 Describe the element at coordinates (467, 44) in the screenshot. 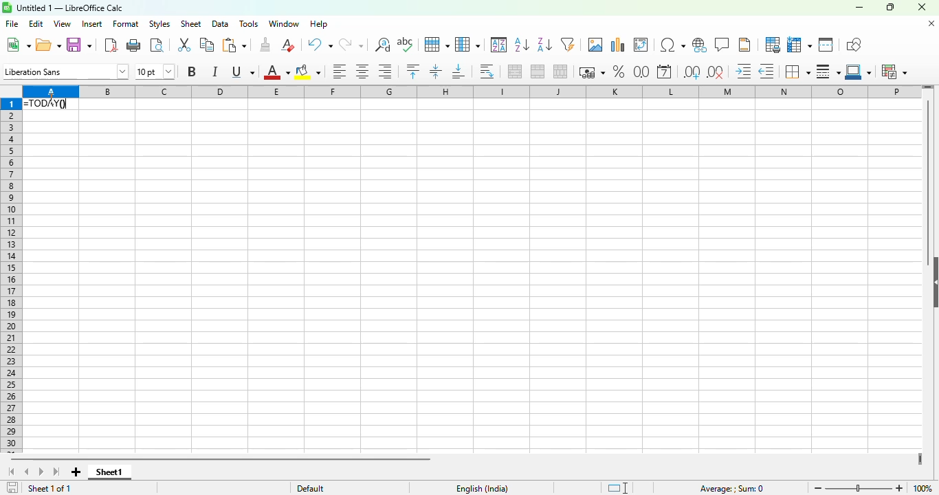

I see `column` at that location.